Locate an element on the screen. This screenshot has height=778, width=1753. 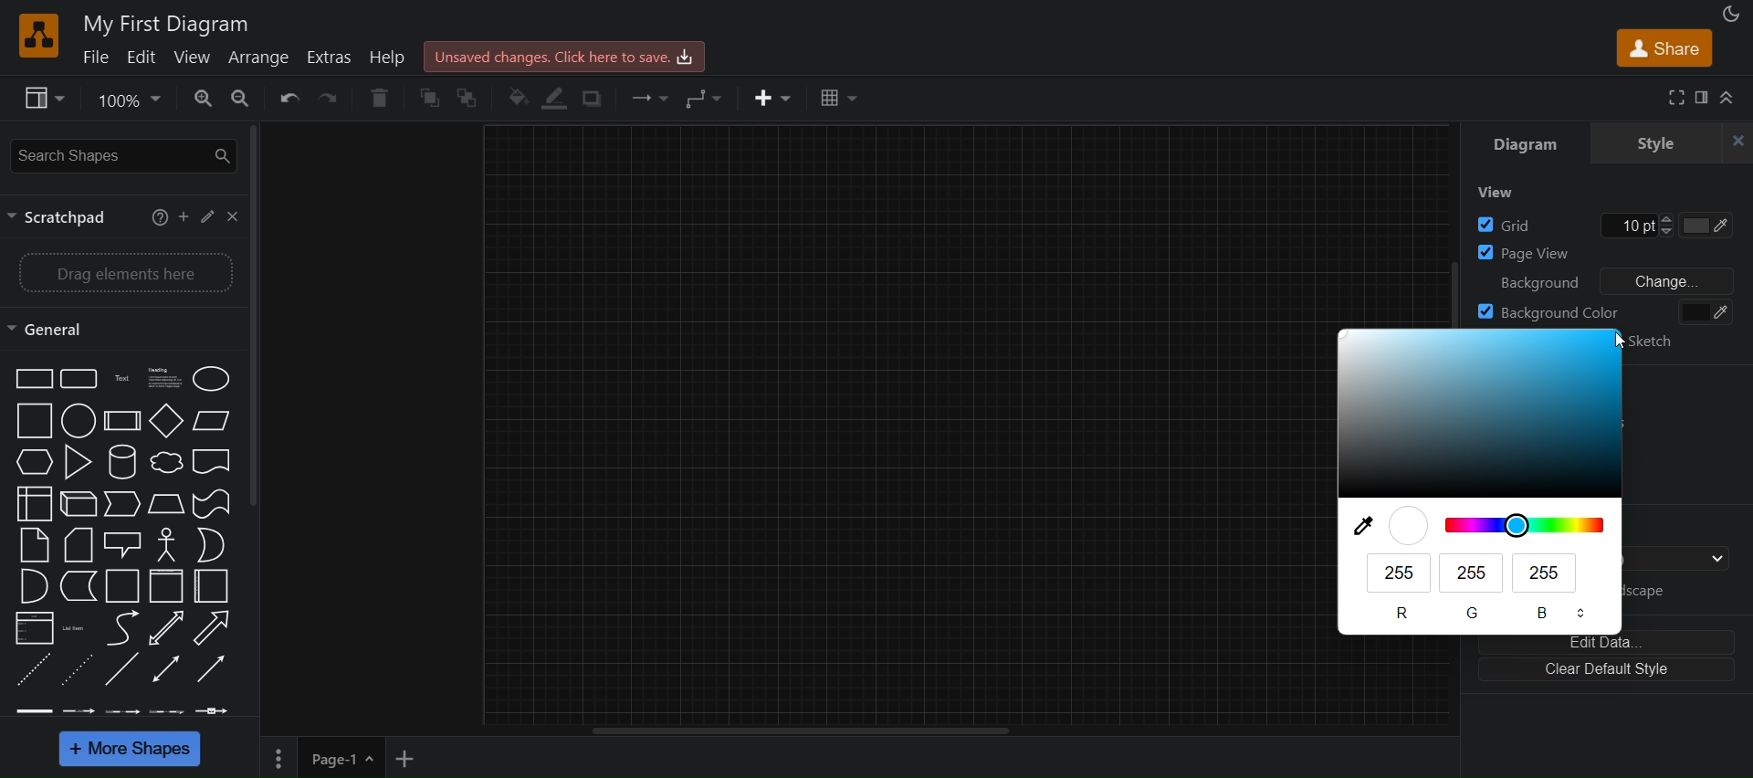
canvas is located at coordinates (901, 434).